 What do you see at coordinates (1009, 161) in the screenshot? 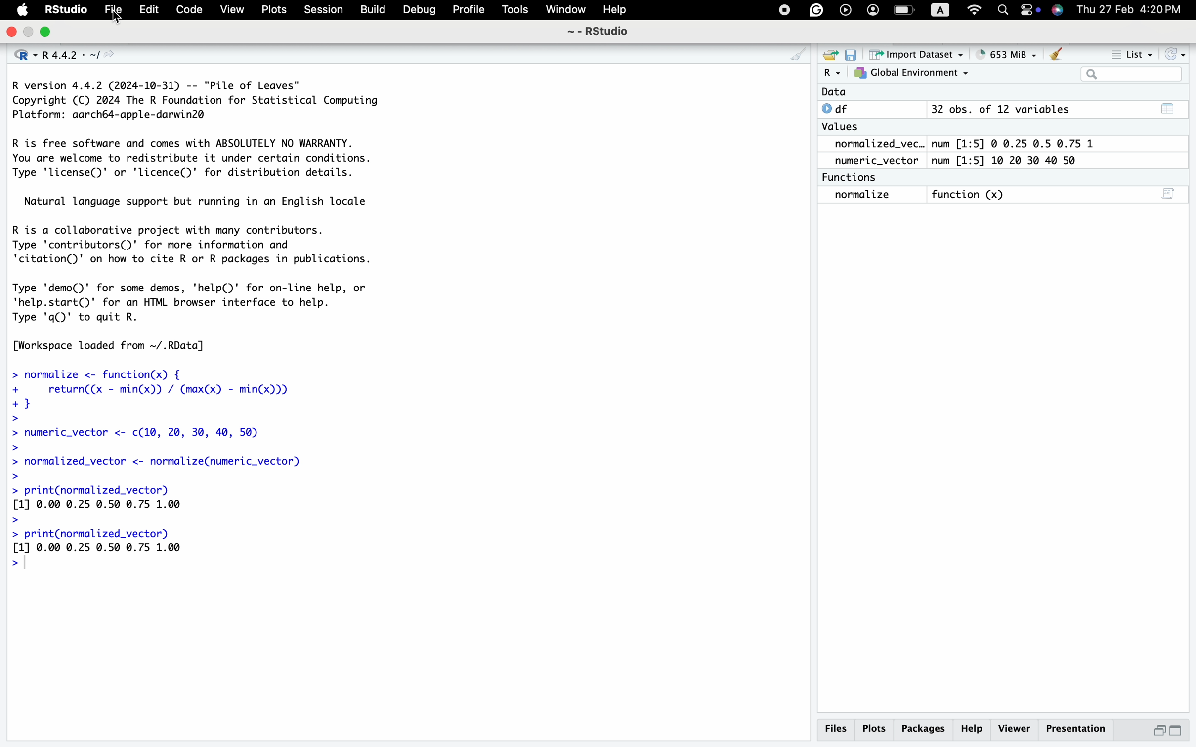
I see `num [1:5] 10 20 30 40 50 ` at bounding box center [1009, 161].